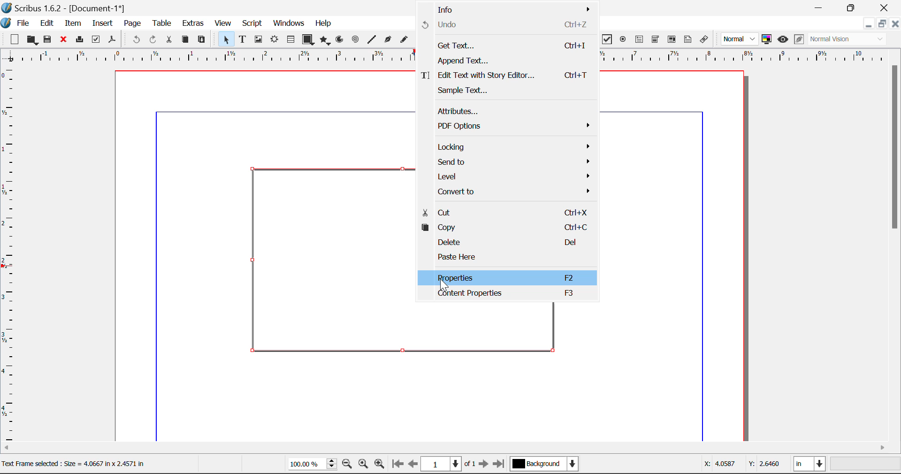 This screenshot has height=474, width=901. I want to click on Table, so click(161, 23).